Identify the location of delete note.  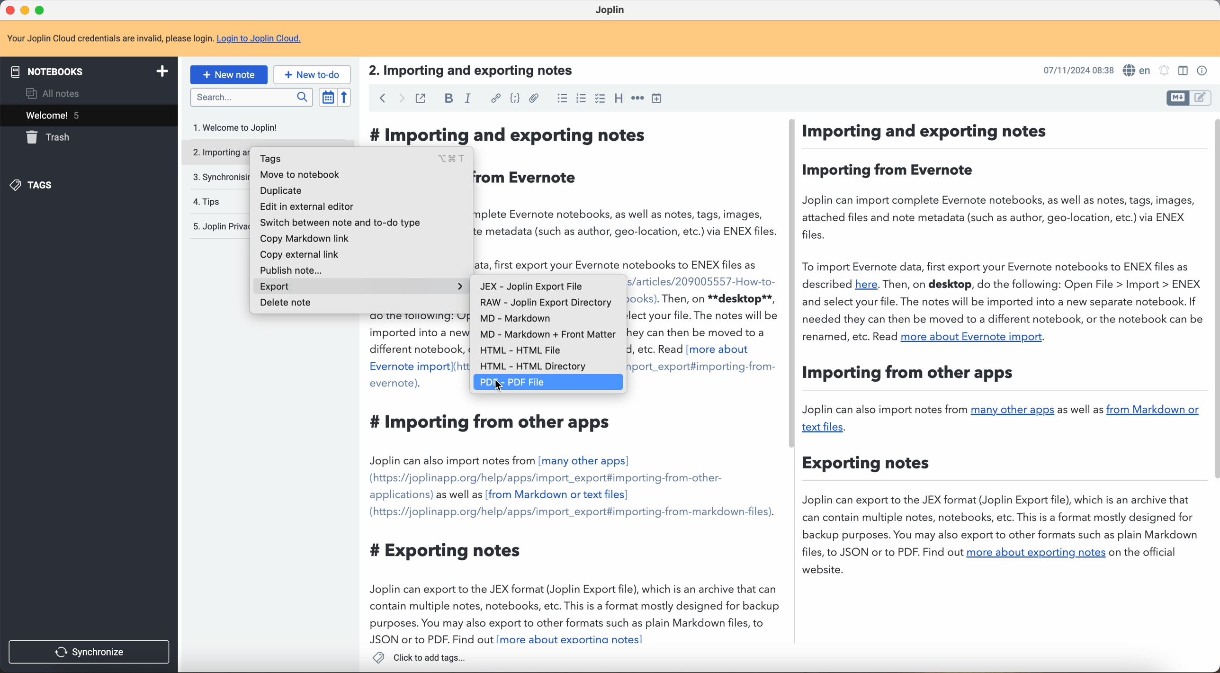
(292, 305).